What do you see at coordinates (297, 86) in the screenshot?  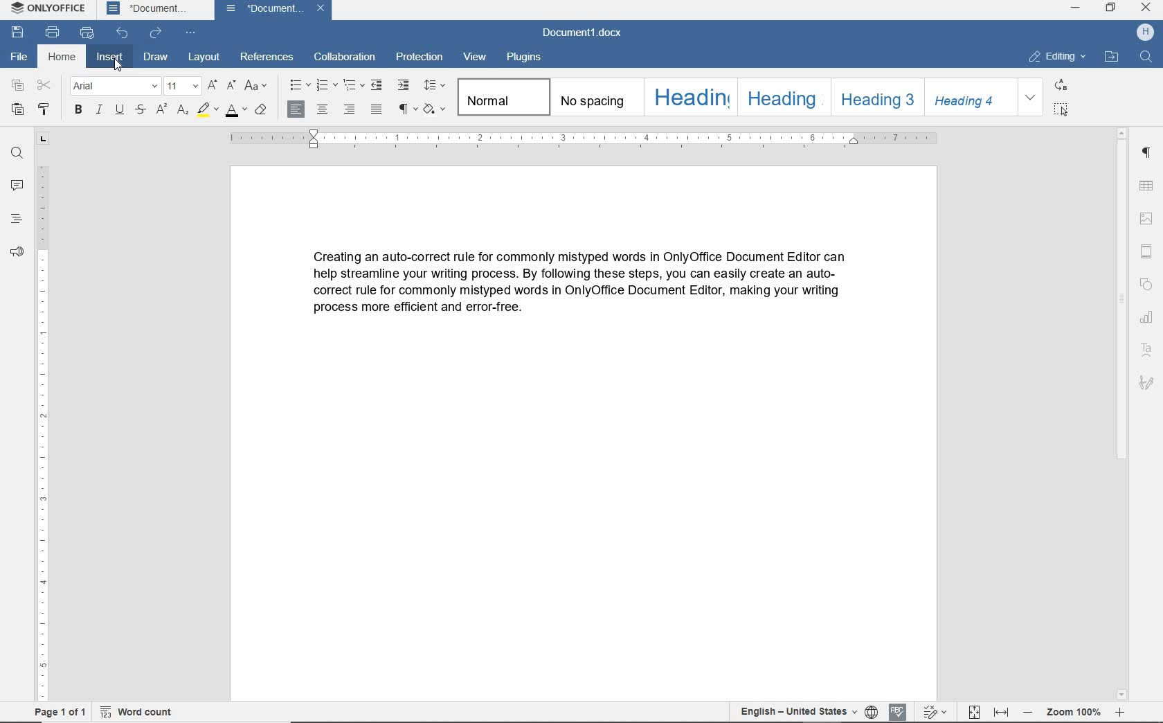 I see `bullets` at bounding box center [297, 86].